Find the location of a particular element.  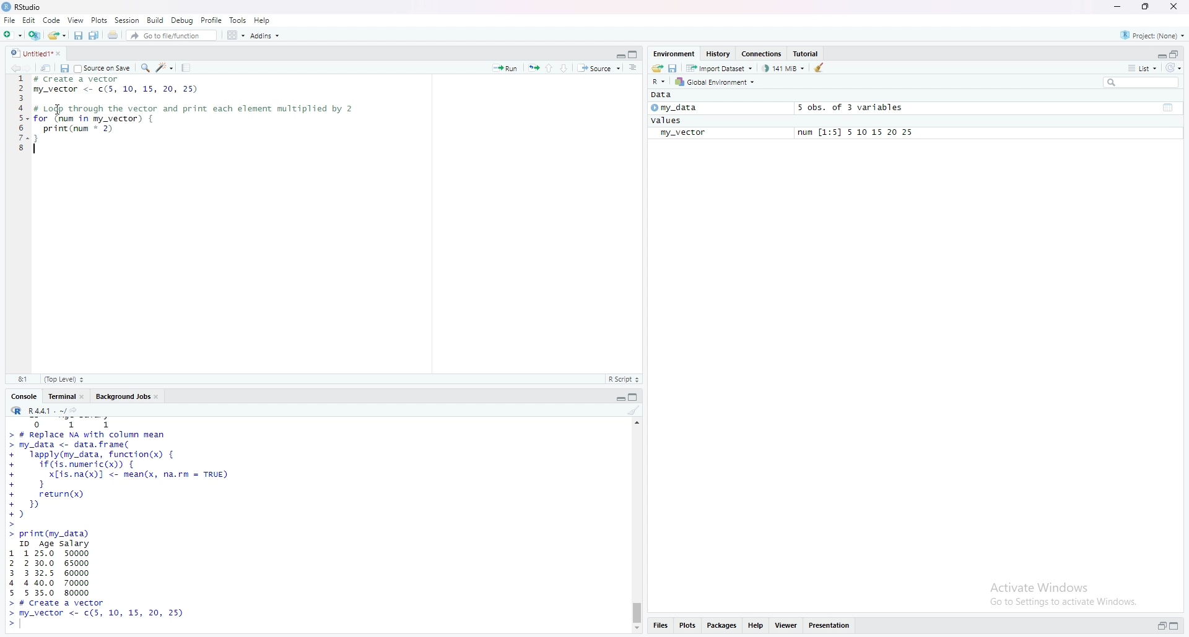

import dataset is located at coordinates (720, 68).